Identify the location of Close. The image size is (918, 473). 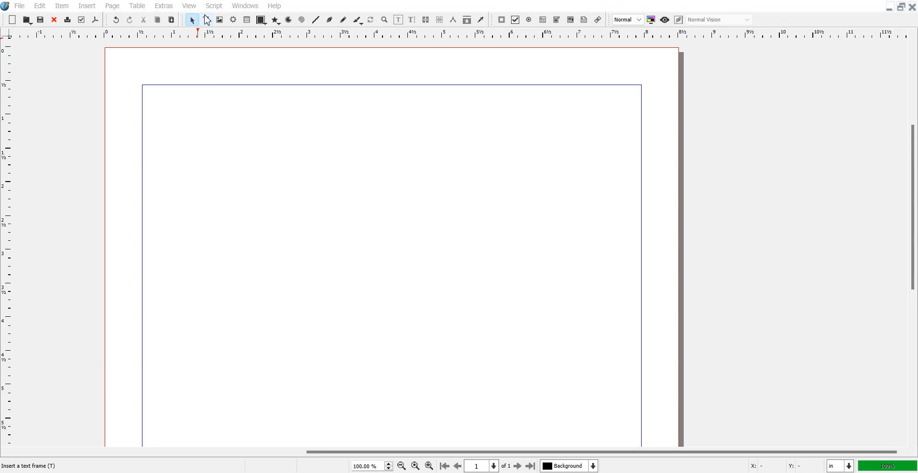
(912, 6).